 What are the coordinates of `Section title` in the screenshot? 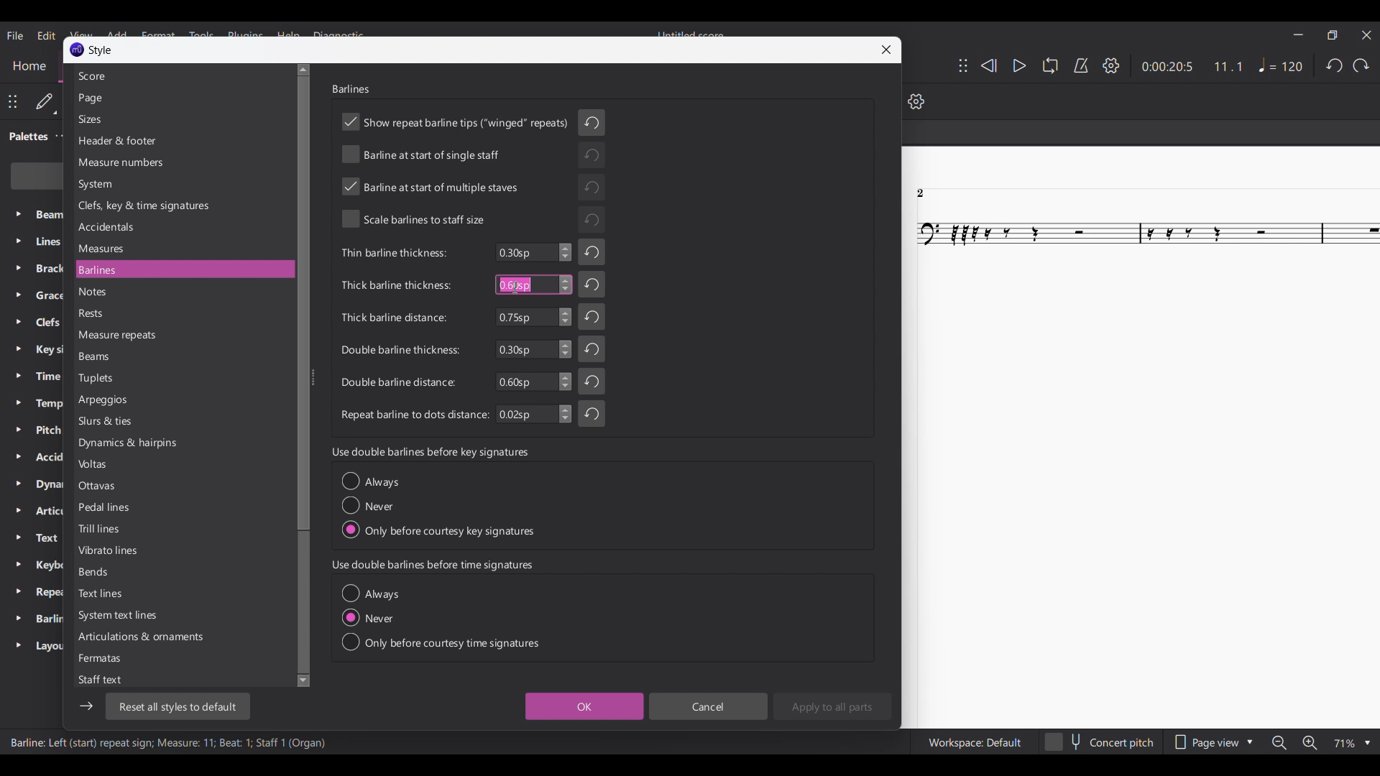 It's located at (433, 565).